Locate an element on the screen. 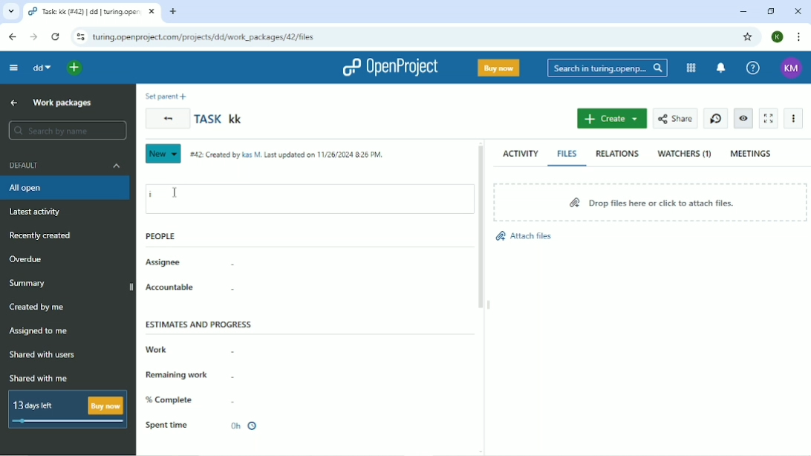 The height and width of the screenshot is (456, 811). Relations is located at coordinates (616, 153).